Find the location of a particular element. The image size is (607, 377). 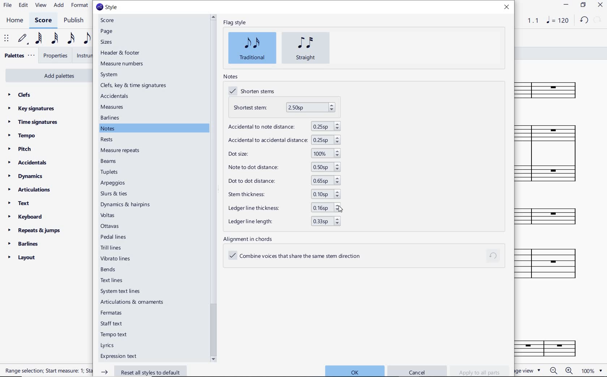

text lines is located at coordinates (111, 280).